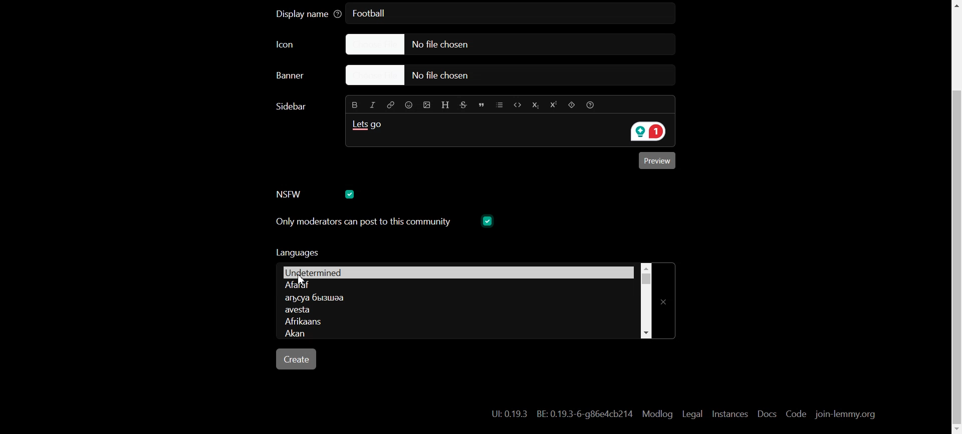  I want to click on Language, so click(453, 334).